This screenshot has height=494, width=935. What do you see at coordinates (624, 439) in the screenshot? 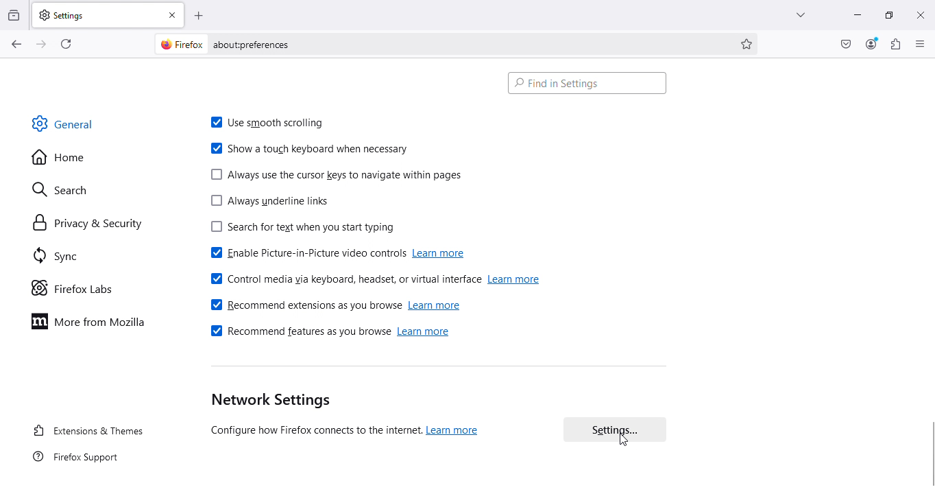
I see `Cursor` at bounding box center [624, 439].